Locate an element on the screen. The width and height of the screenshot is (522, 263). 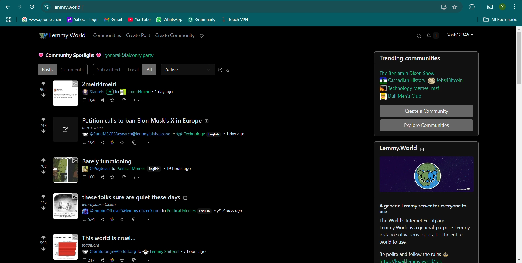
Forward is located at coordinates (20, 7).